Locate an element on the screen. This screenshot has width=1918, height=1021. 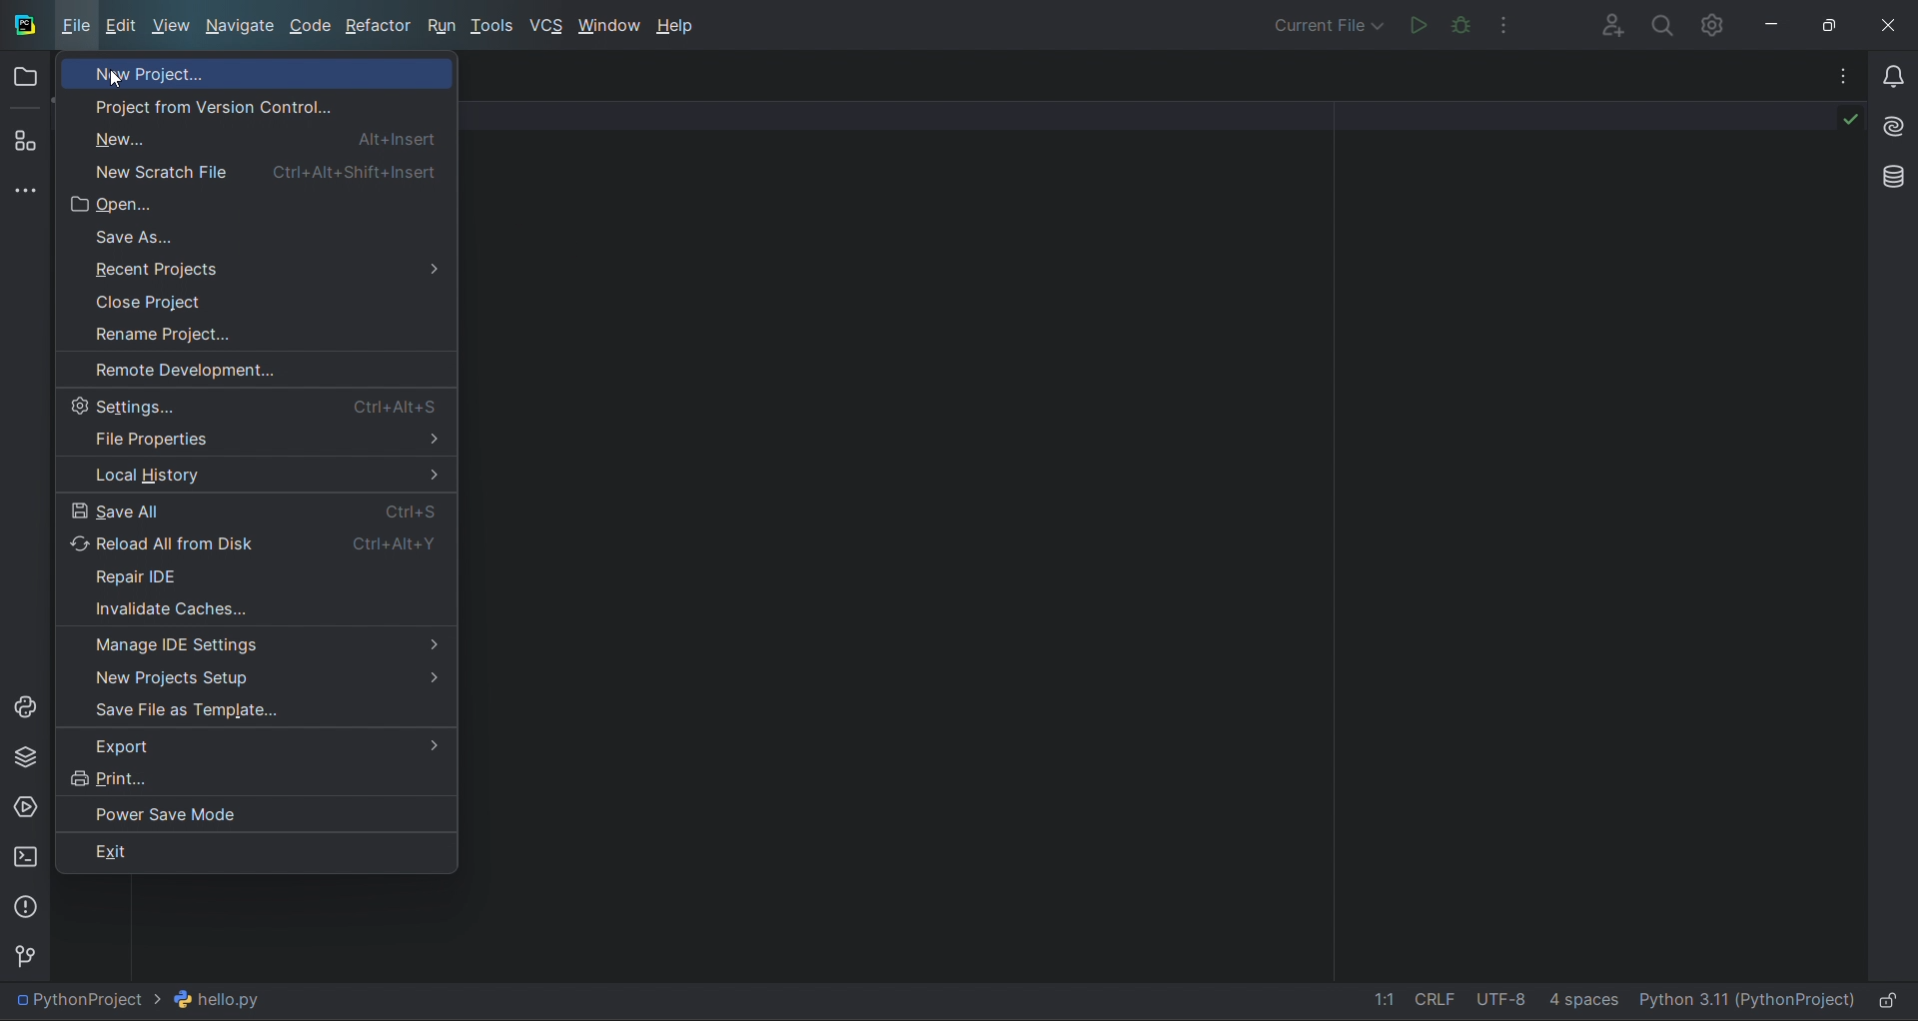
current file is located at coordinates (149, 1000).